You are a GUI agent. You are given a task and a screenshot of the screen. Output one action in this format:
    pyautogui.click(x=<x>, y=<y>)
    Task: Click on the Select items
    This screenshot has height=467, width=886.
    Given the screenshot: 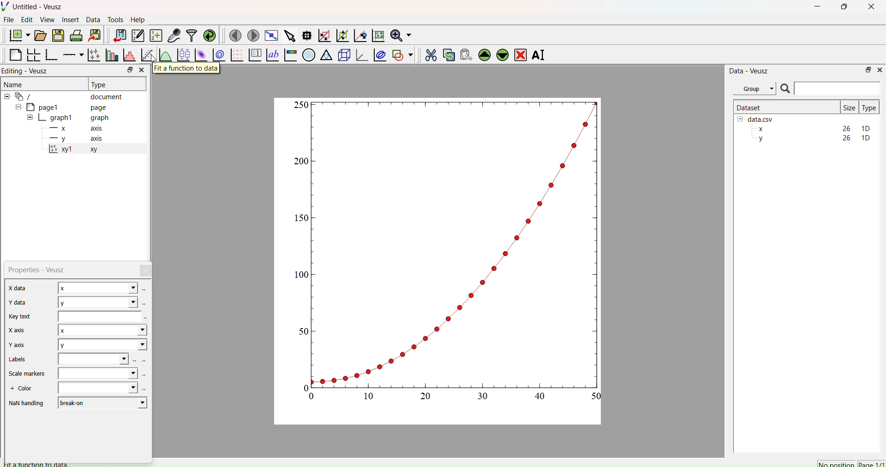 What is the action you would take?
    pyautogui.click(x=289, y=36)
    